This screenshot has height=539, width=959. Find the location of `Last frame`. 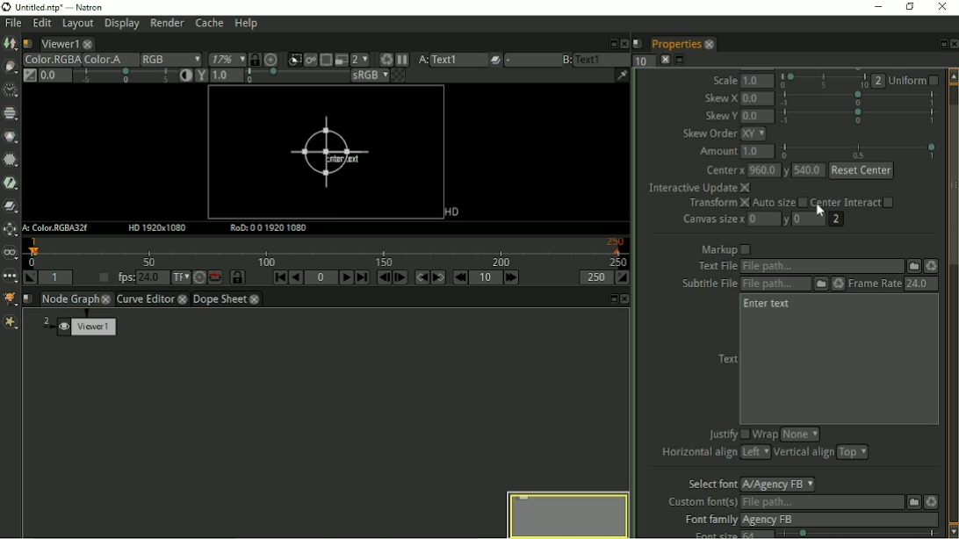

Last frame is located at coordinates (362, 277).